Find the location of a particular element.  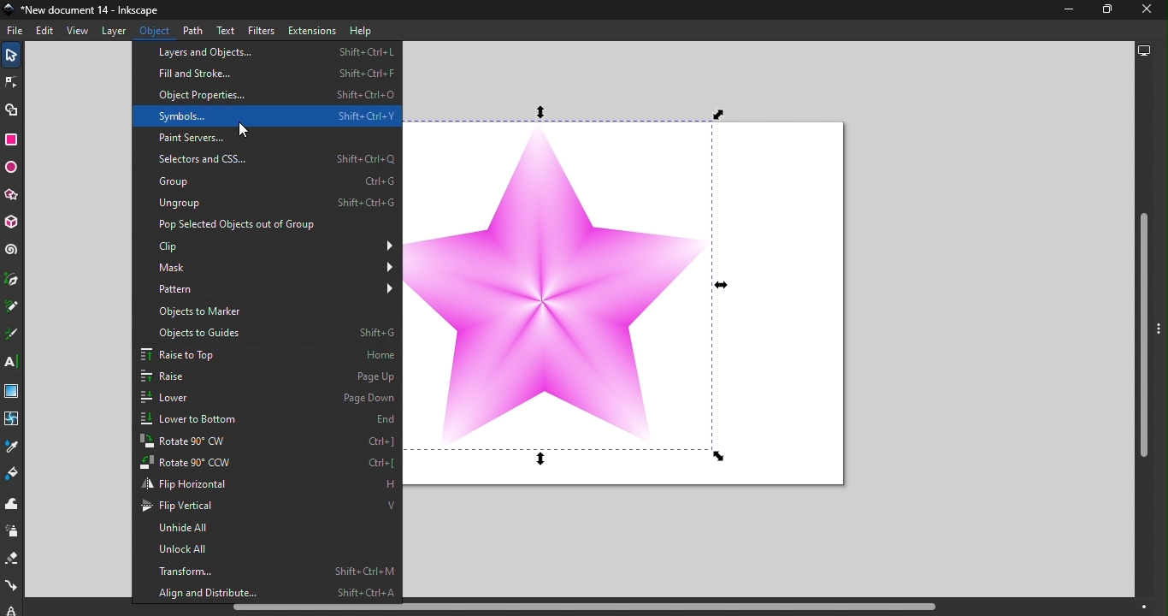

Filters is located at coordinates (263, 30).